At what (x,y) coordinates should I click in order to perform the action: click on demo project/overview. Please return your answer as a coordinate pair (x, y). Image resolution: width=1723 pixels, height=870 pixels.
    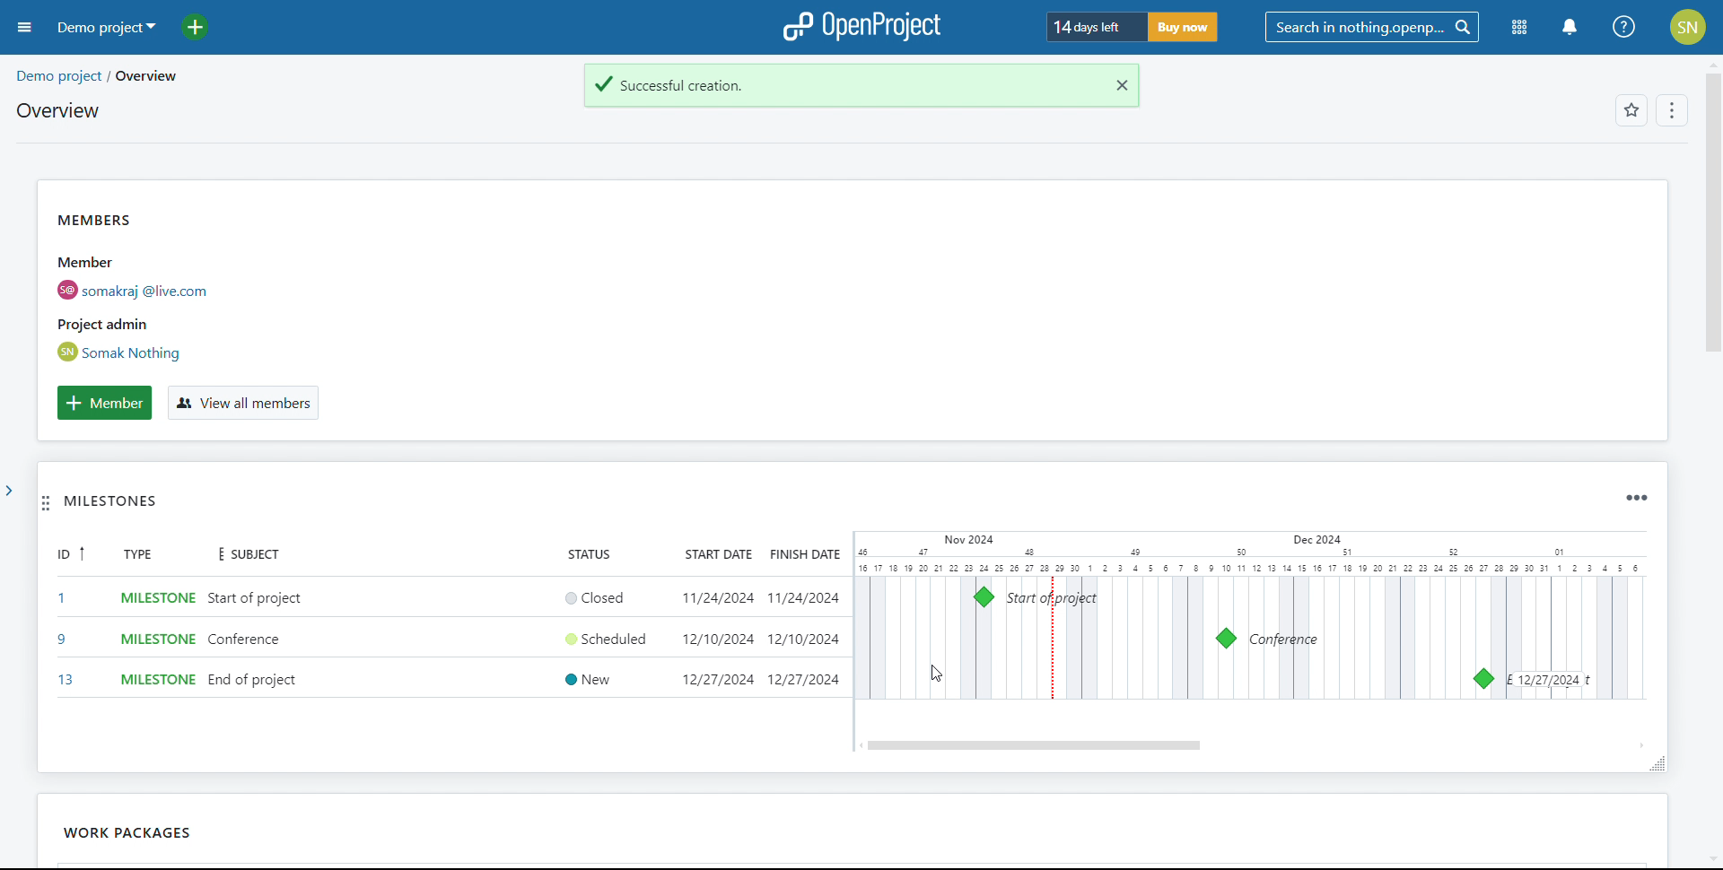
    Looking at the image, I should click on (96, 76).